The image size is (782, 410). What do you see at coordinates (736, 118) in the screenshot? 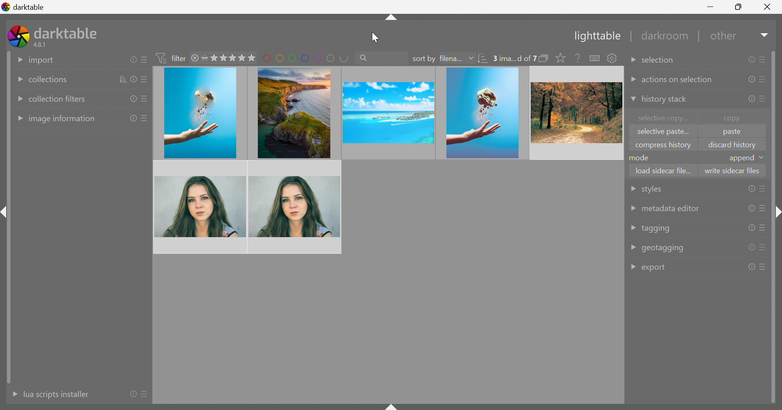
I see `copy` at bounding box center [736, 118].